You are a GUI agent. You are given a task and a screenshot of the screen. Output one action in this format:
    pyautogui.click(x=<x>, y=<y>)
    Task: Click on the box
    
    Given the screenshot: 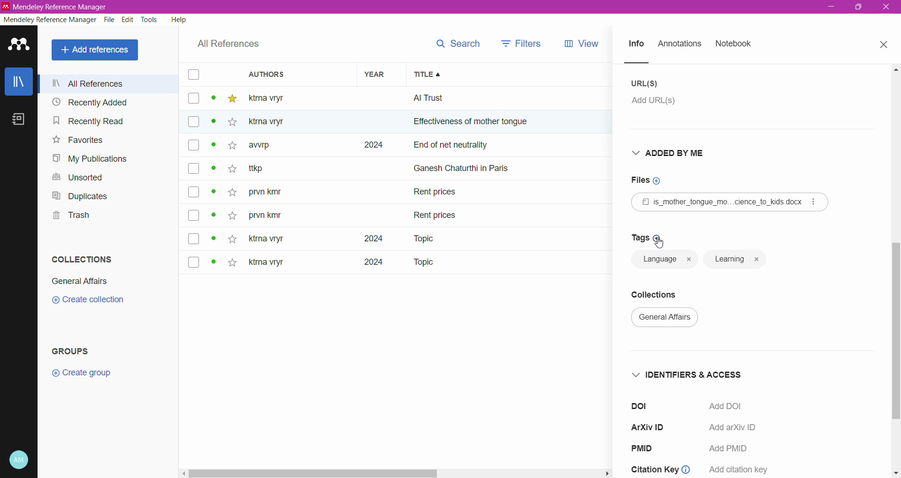 What is the action you would take?
    pyautogui.click(x=197, y=239)
    